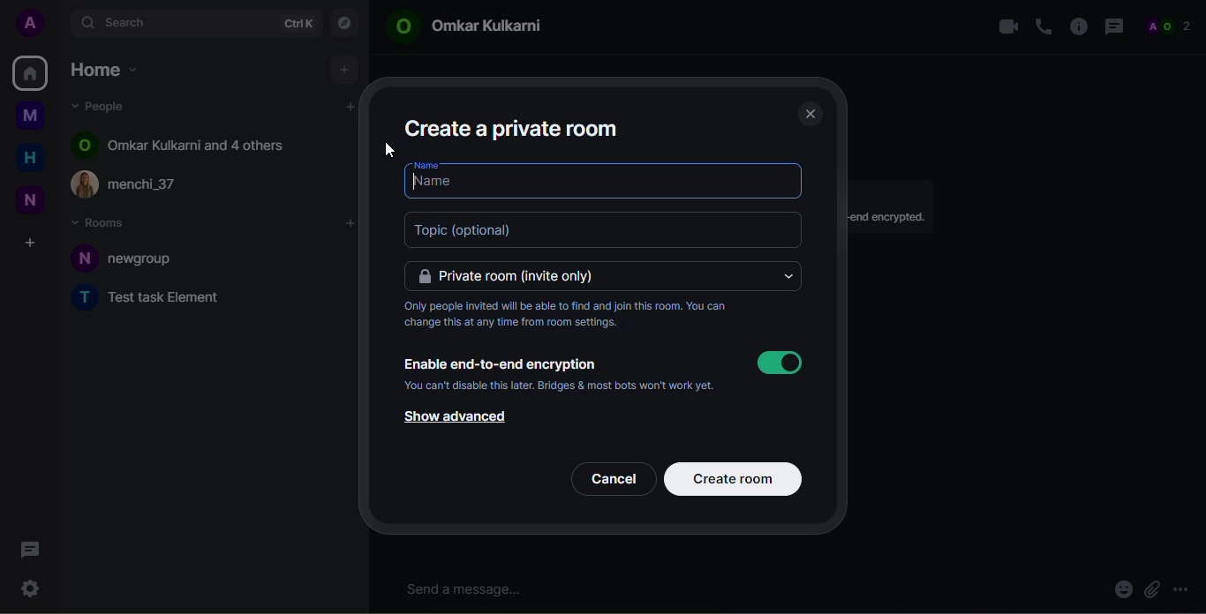  I want to click on cursor, so click(389, 152).